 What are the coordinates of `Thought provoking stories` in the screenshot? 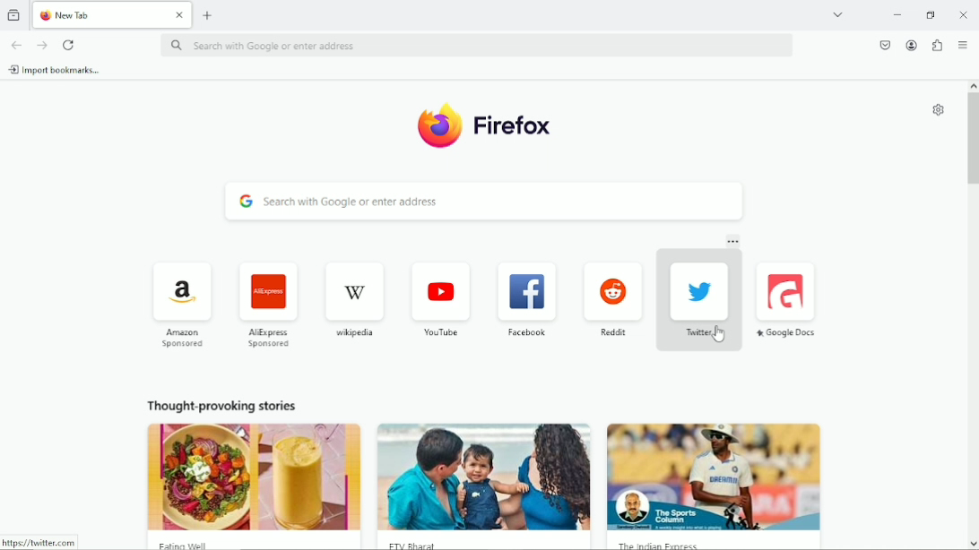 It's located at (479, 468).